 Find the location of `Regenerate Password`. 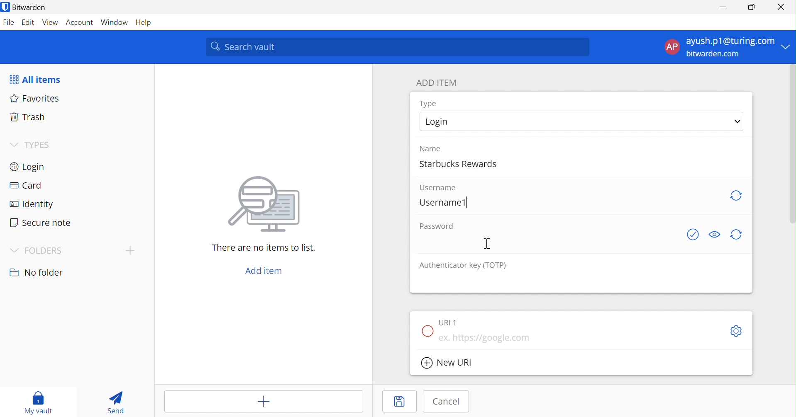

Regenerate Password is located at coordinates (737, 235).